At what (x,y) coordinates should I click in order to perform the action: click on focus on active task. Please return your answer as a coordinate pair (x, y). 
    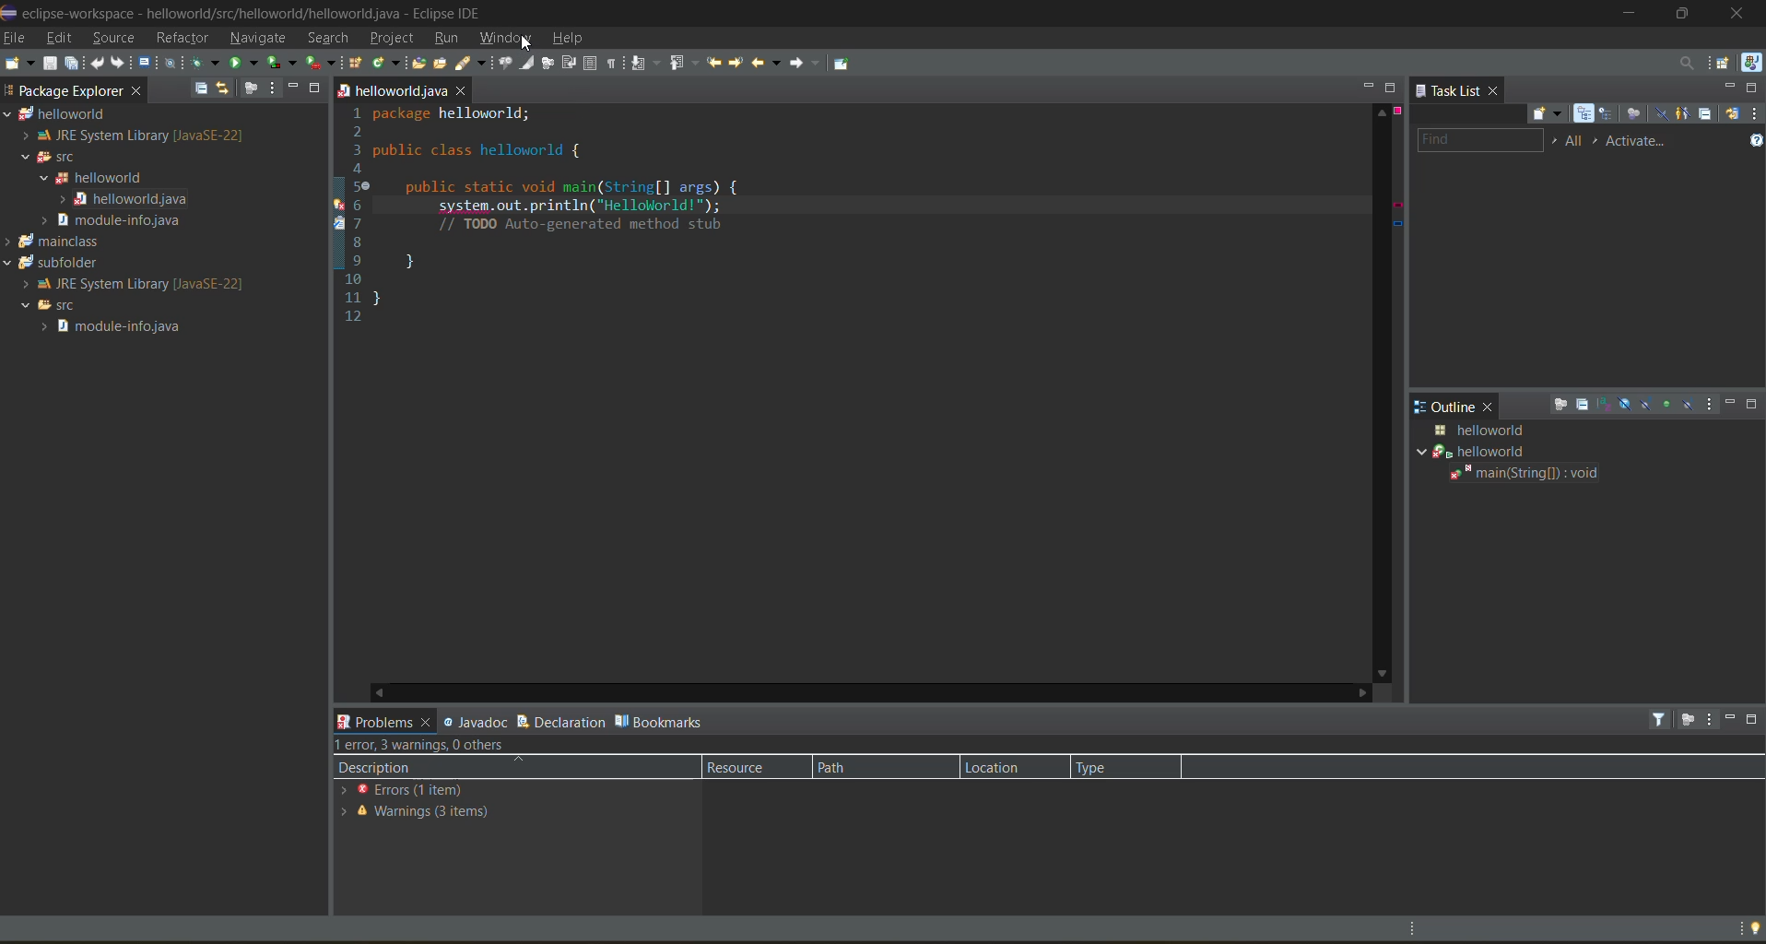
    Looking at the image, I should click on (1564, 405).